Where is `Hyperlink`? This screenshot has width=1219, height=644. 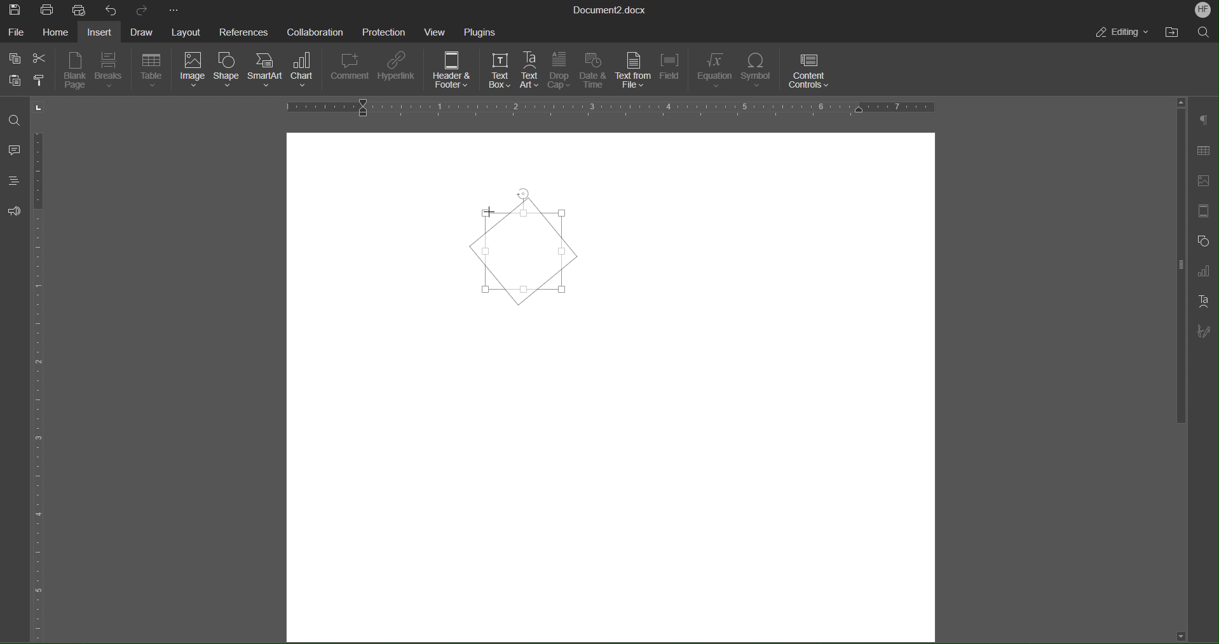
Hyperlink is located at coordinates (398, 70).